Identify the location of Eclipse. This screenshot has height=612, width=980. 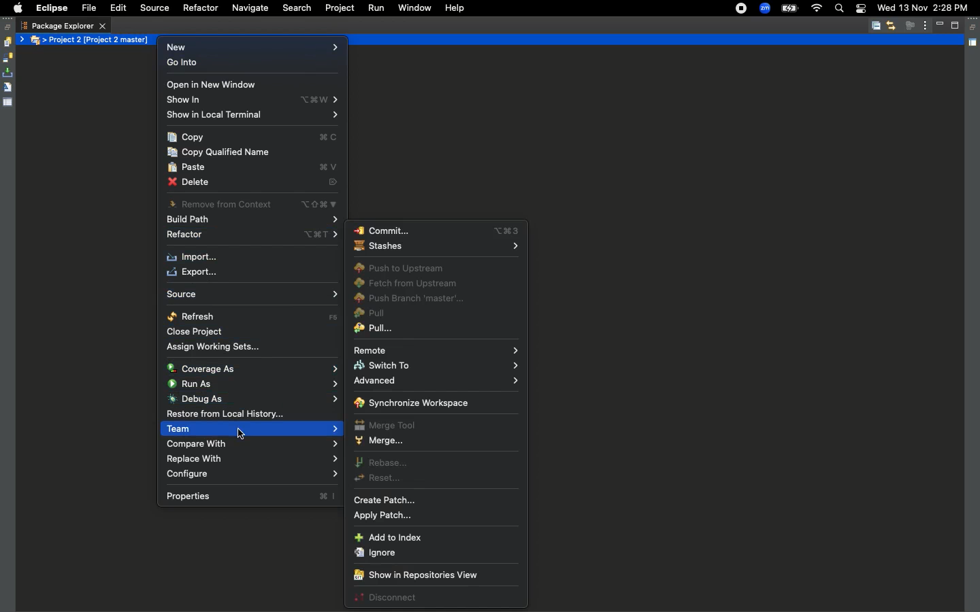
(51, 8).